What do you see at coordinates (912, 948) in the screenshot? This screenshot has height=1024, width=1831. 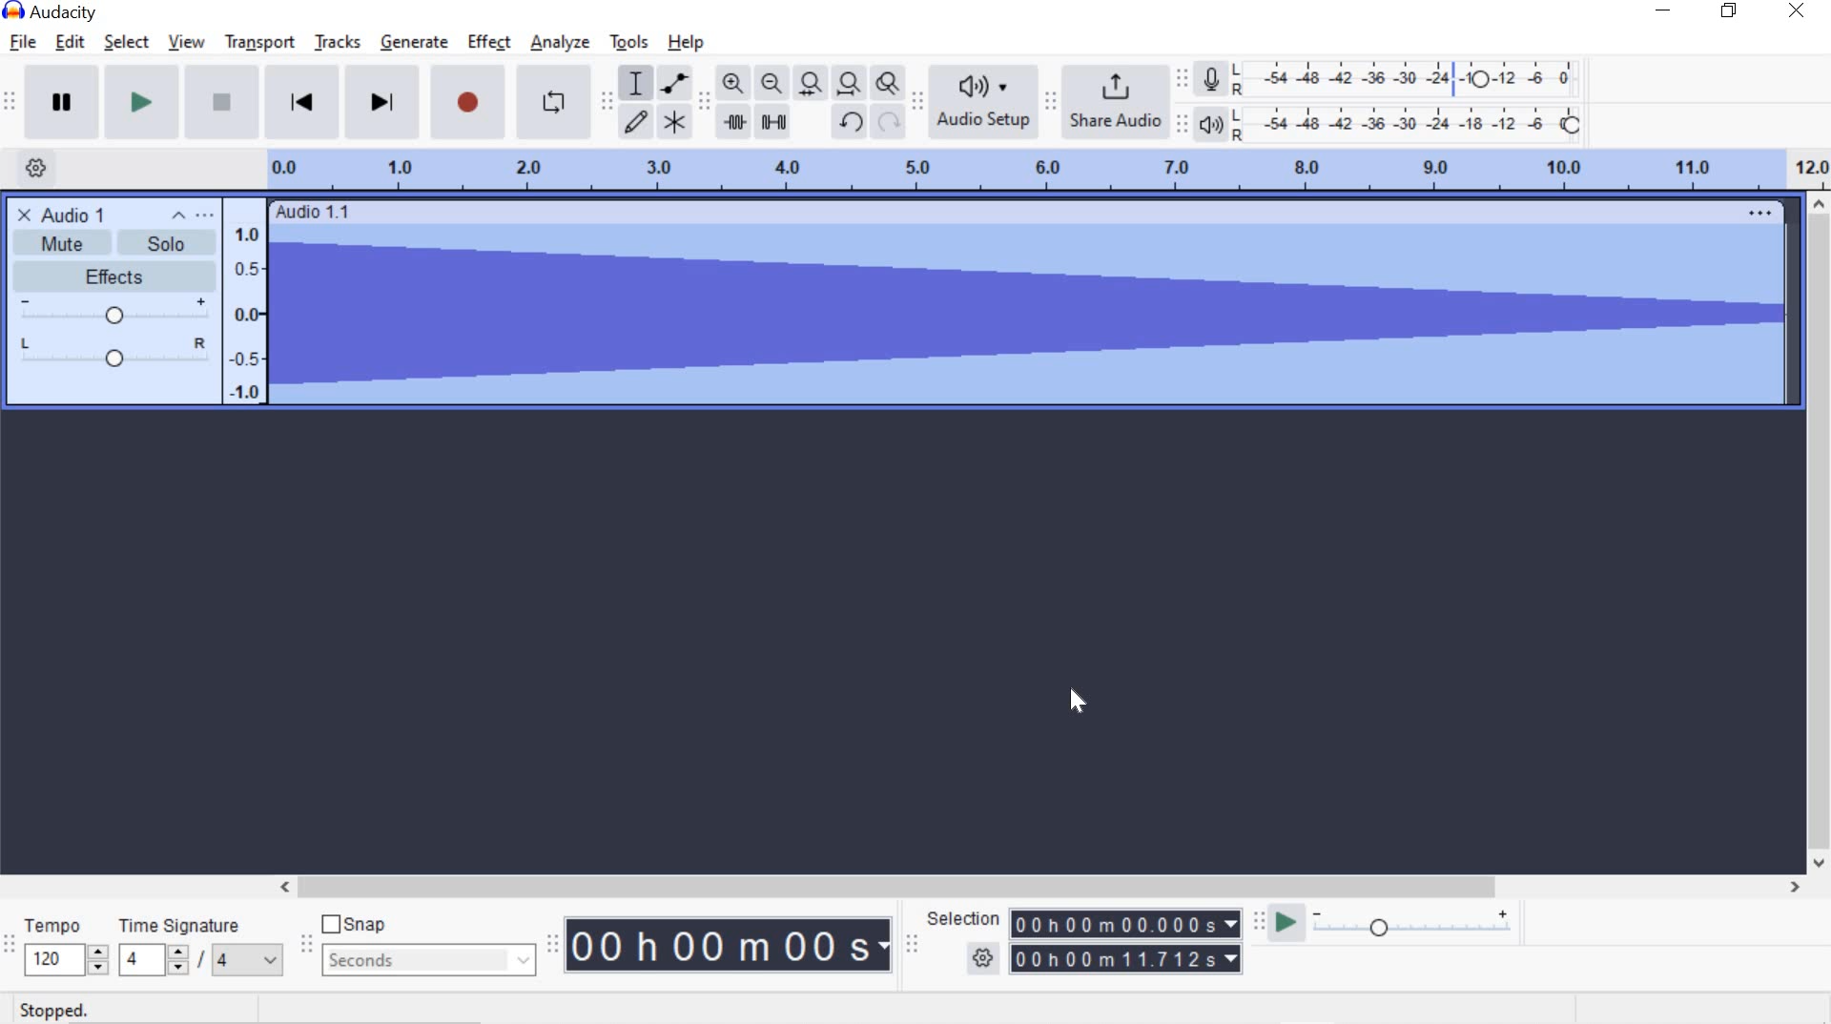 I see `time selection` at bounding box center [912, 948].